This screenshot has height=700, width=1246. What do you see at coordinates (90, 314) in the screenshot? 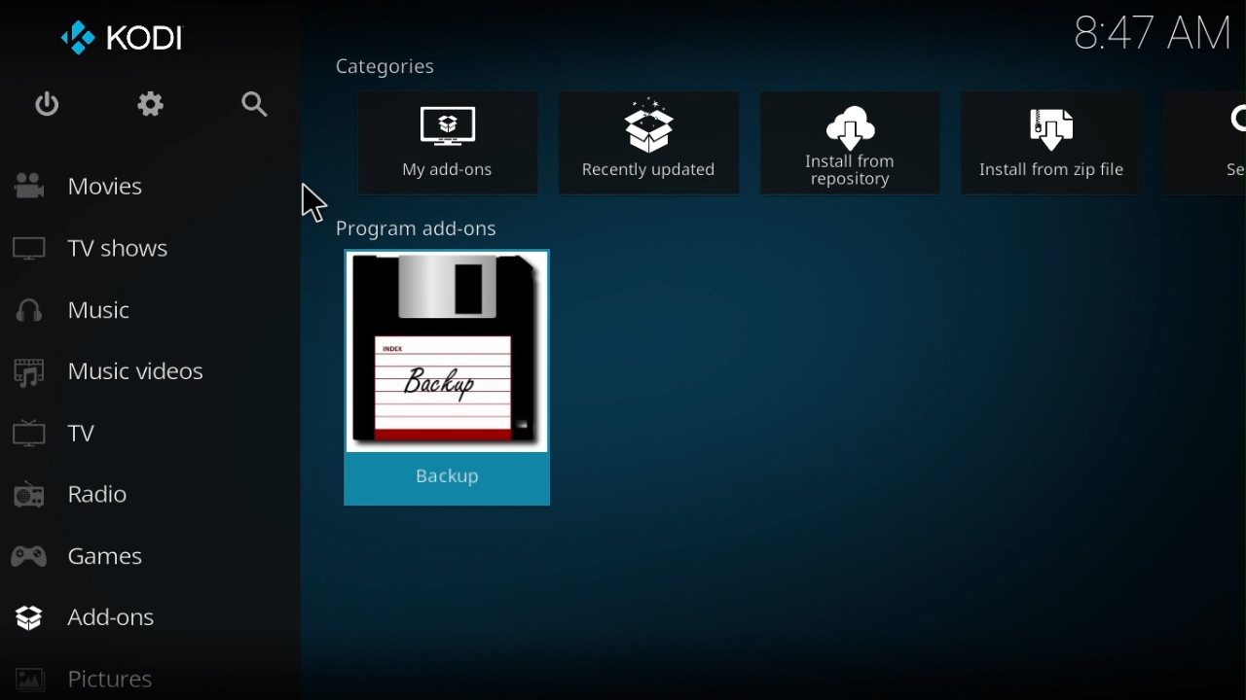
I see `Music` at bounding box center [90, 314].